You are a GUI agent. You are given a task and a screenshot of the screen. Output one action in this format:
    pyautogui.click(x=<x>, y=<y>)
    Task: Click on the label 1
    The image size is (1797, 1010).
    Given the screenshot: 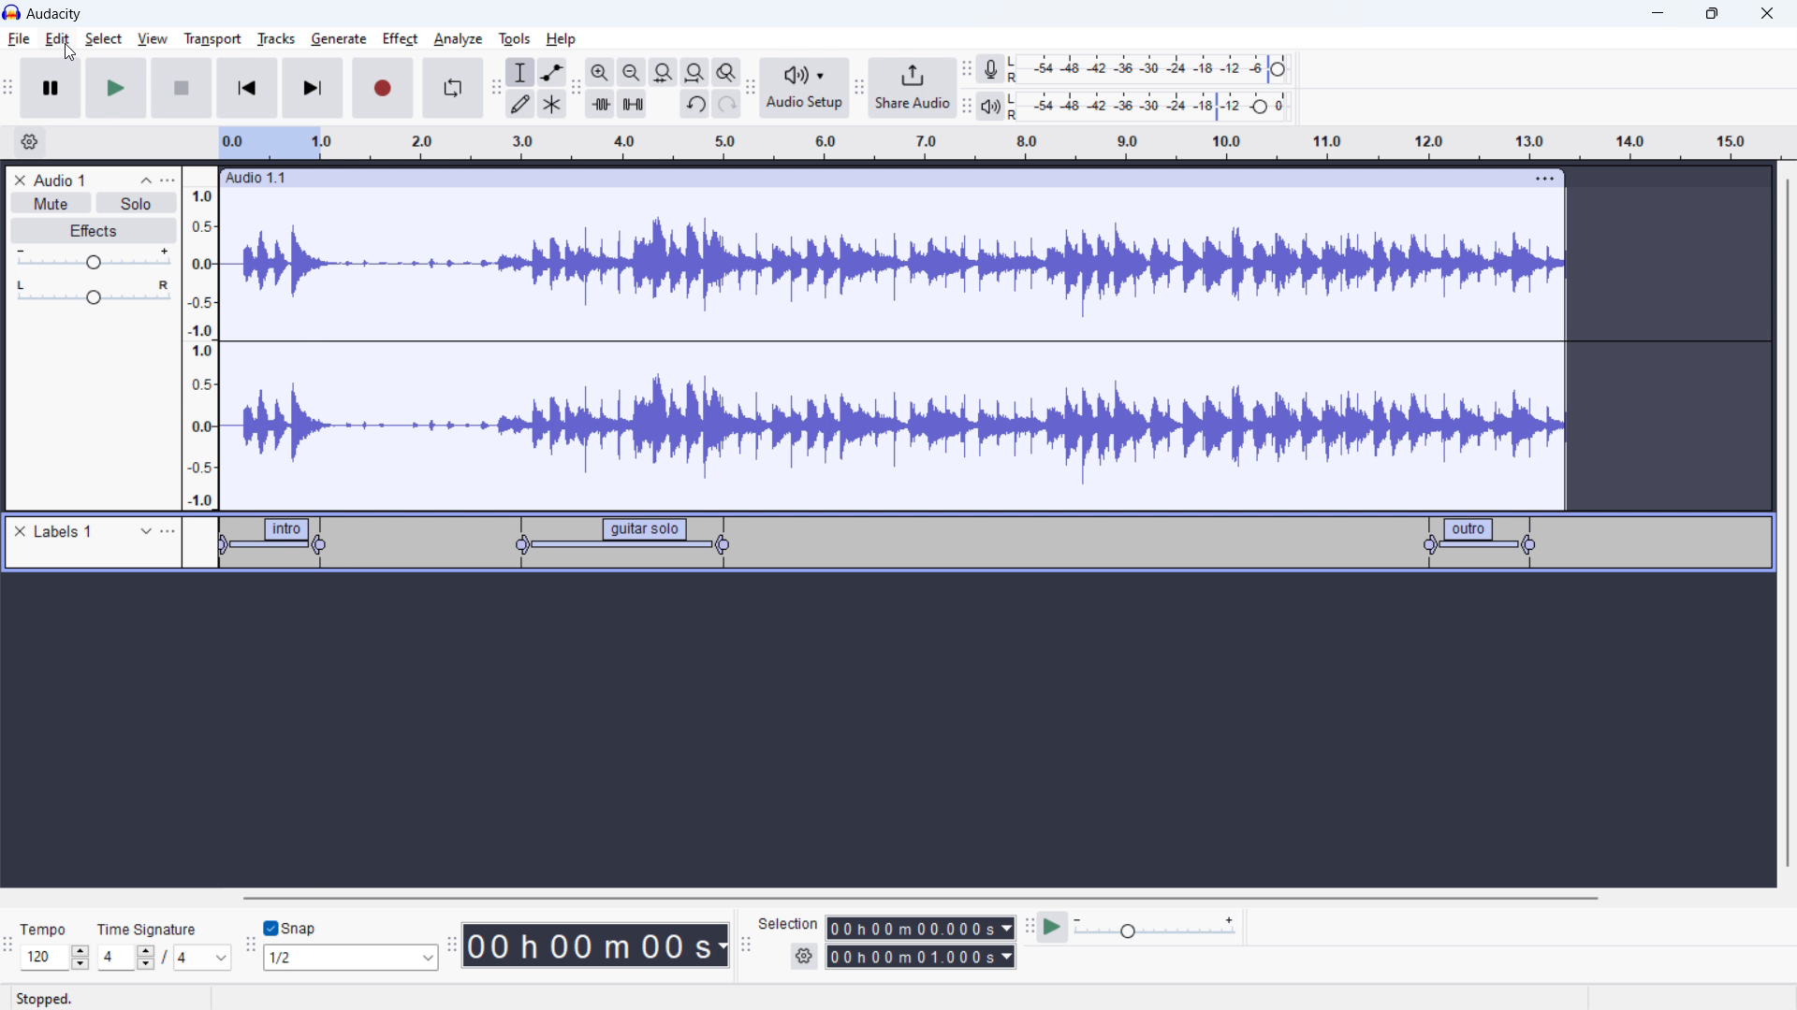 What is the action you would take?
    pyautogui.click(x=272, y=545)
    